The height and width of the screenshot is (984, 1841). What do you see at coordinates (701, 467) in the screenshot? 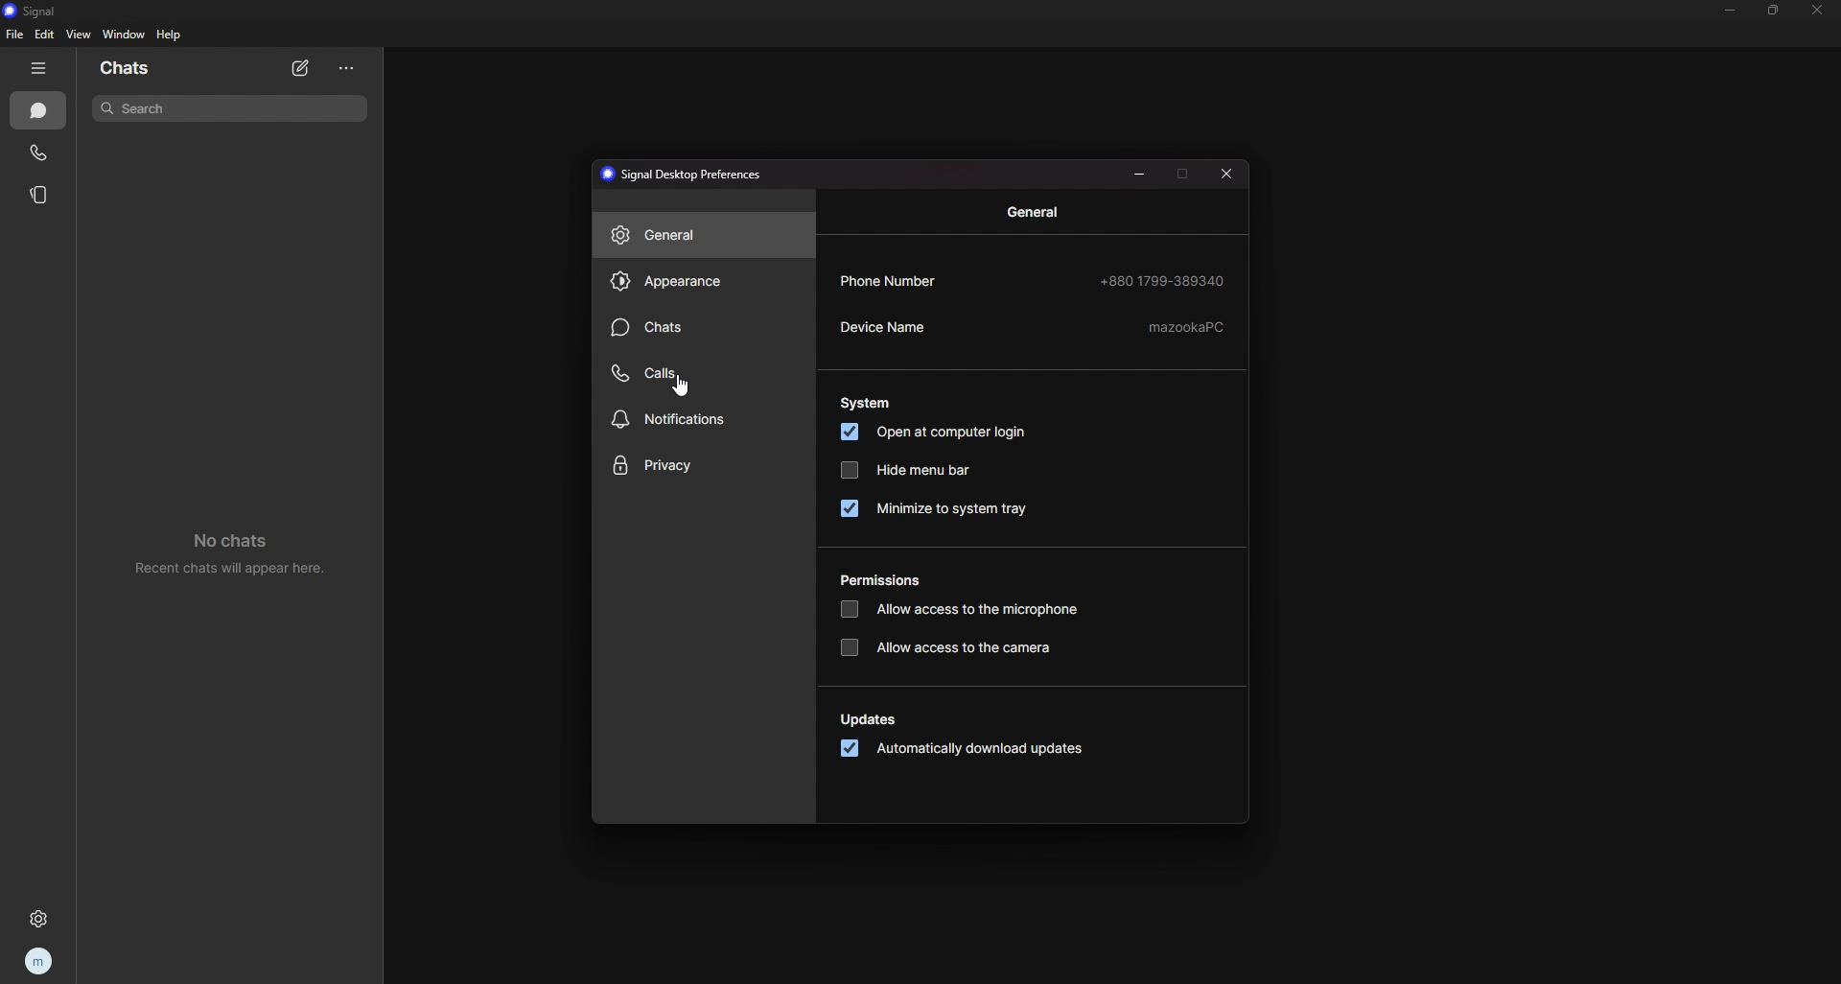
I see `privacy` at bounding box center [701, 467].